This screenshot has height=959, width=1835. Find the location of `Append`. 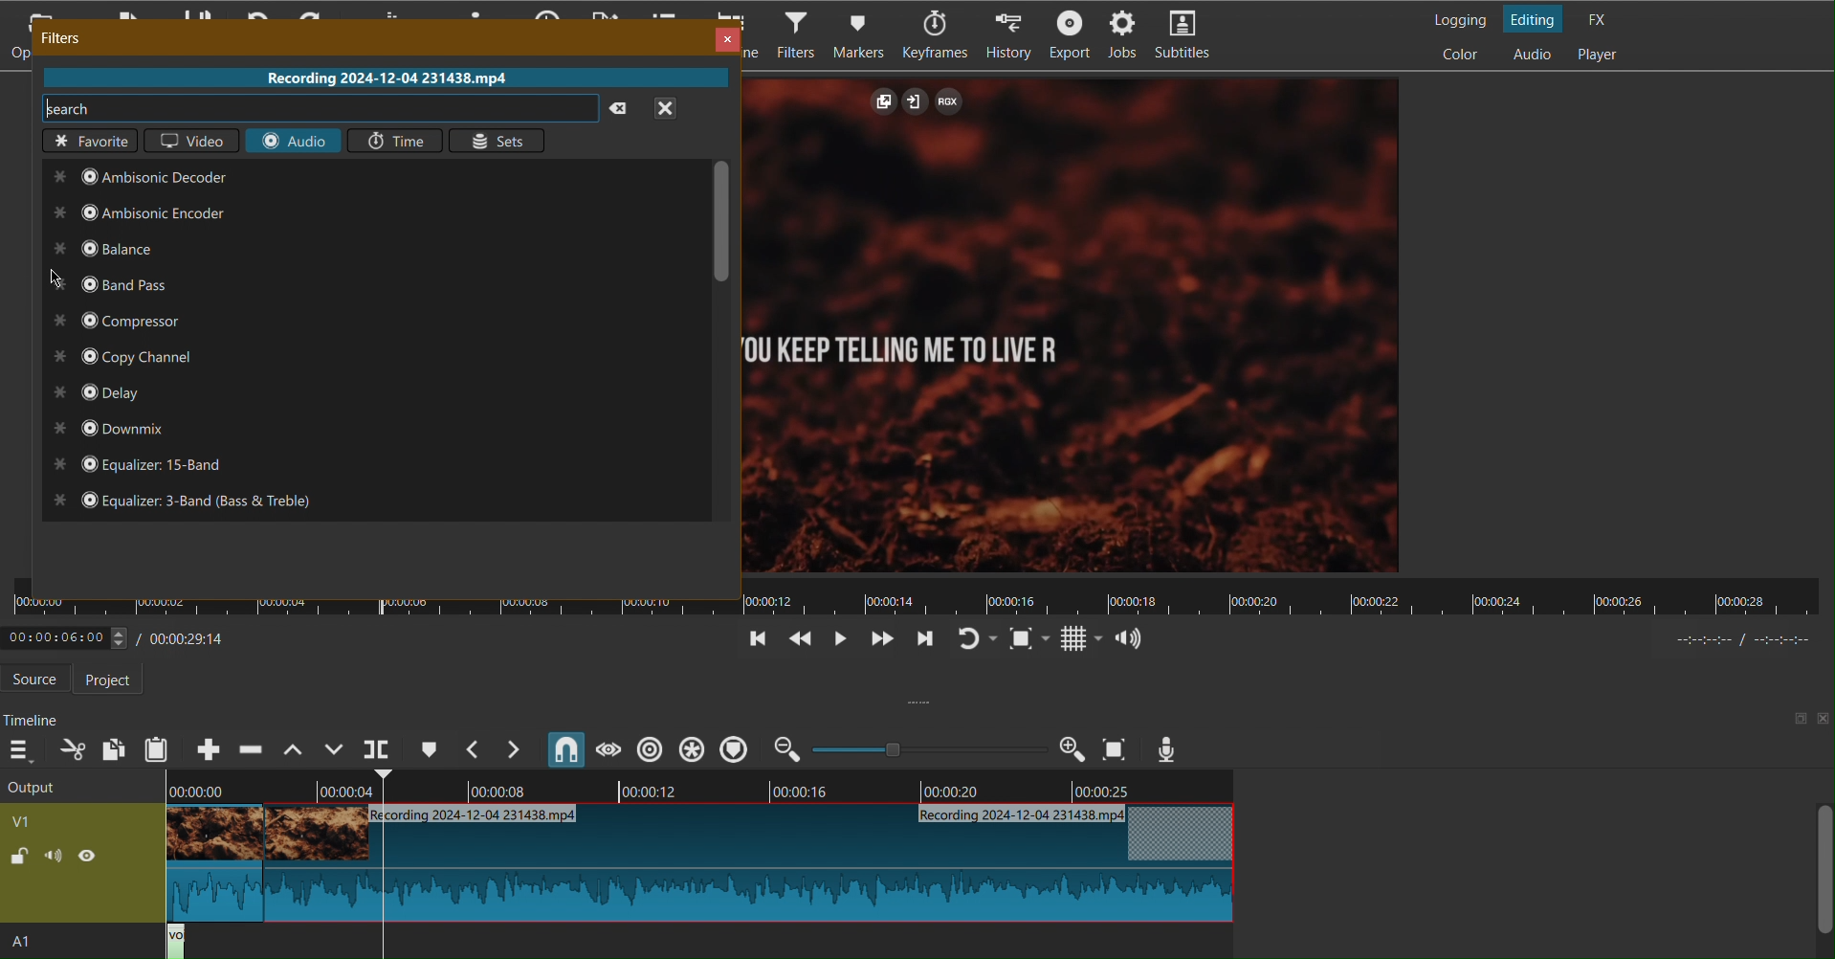

Append is located at coordinates (210, 748).